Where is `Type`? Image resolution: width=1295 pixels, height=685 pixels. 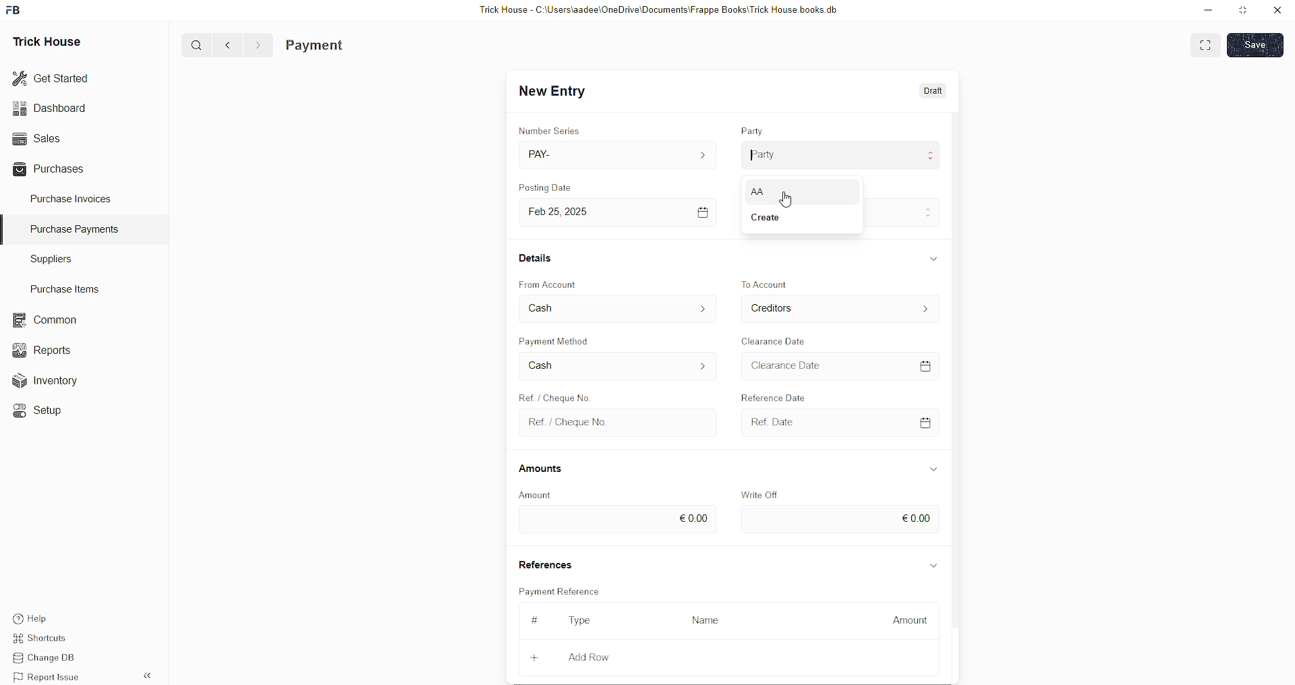 Type is located at coordinates (585, 622).